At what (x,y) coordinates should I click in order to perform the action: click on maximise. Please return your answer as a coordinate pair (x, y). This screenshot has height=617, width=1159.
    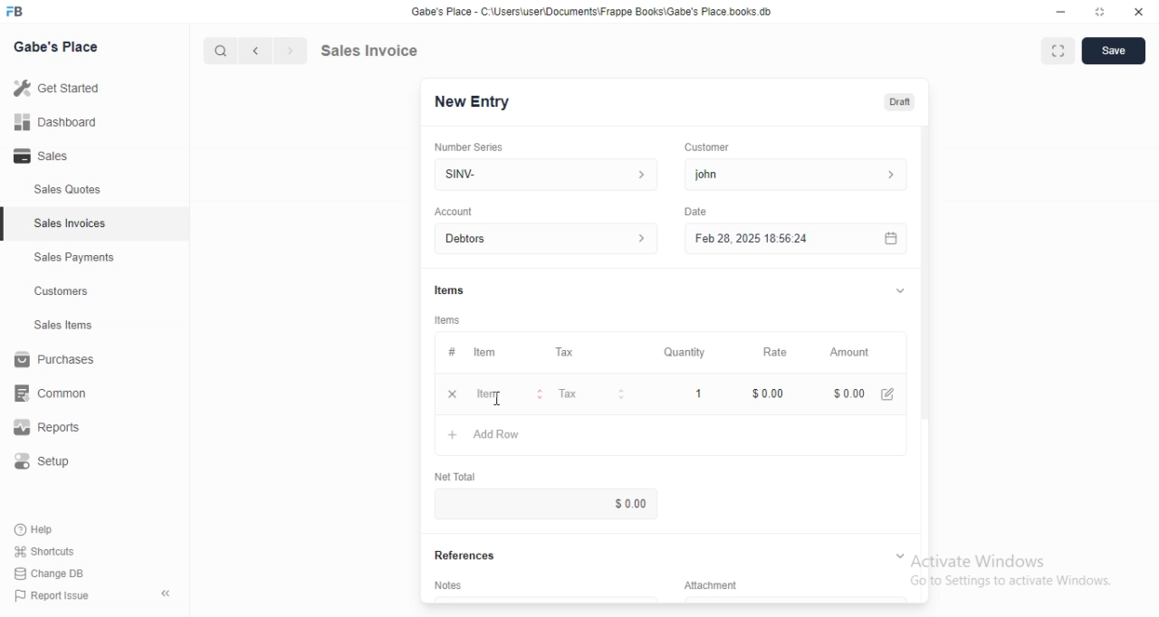
    Looking at the image, I should click on (1053, 49).